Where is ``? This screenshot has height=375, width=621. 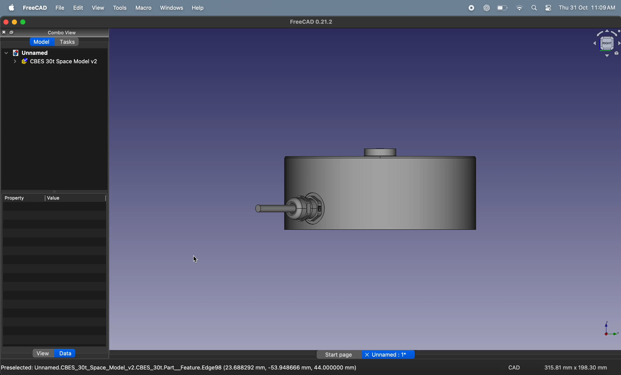
 is located at coordinates (367, 355).